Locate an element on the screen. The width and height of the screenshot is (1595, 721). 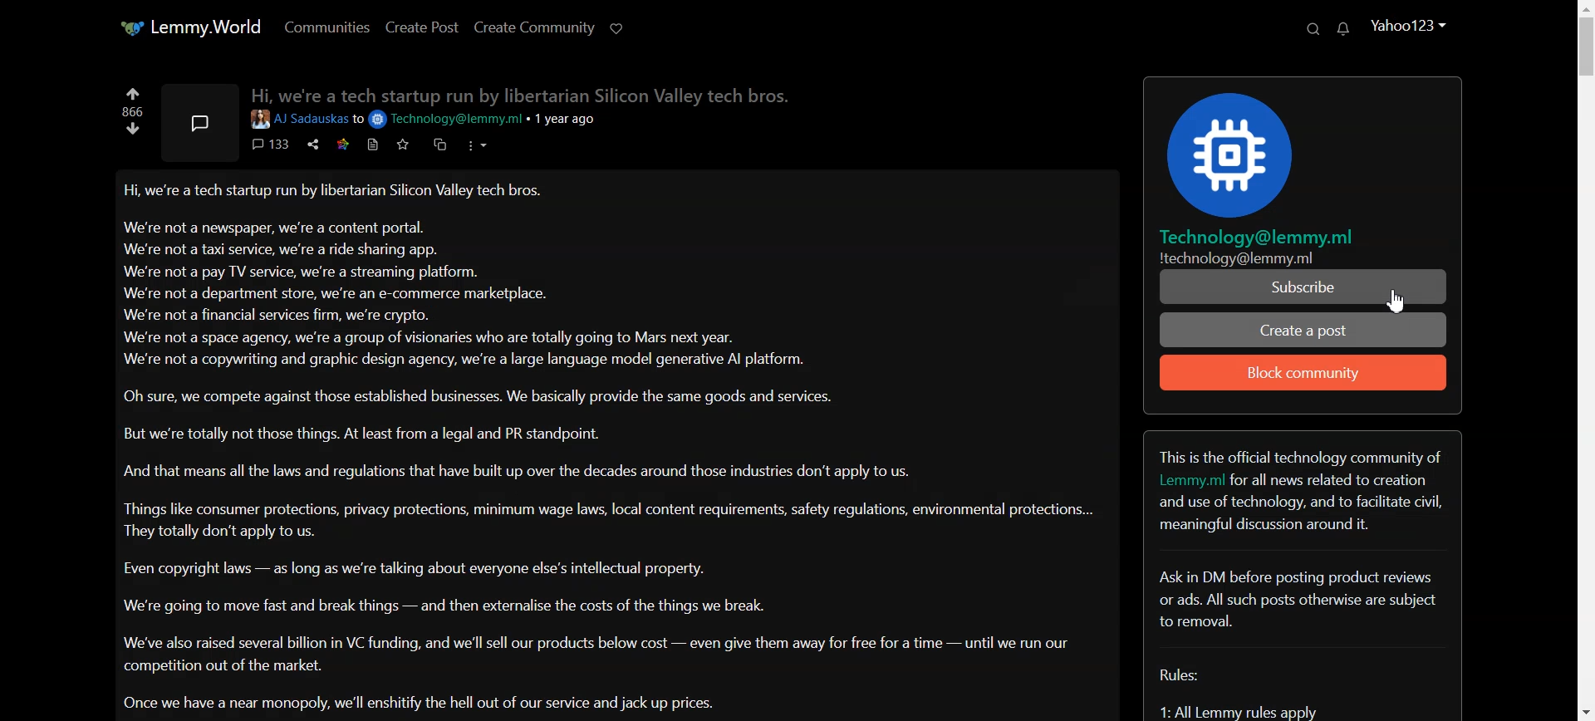
Home page is located at coordinates (191, 27).